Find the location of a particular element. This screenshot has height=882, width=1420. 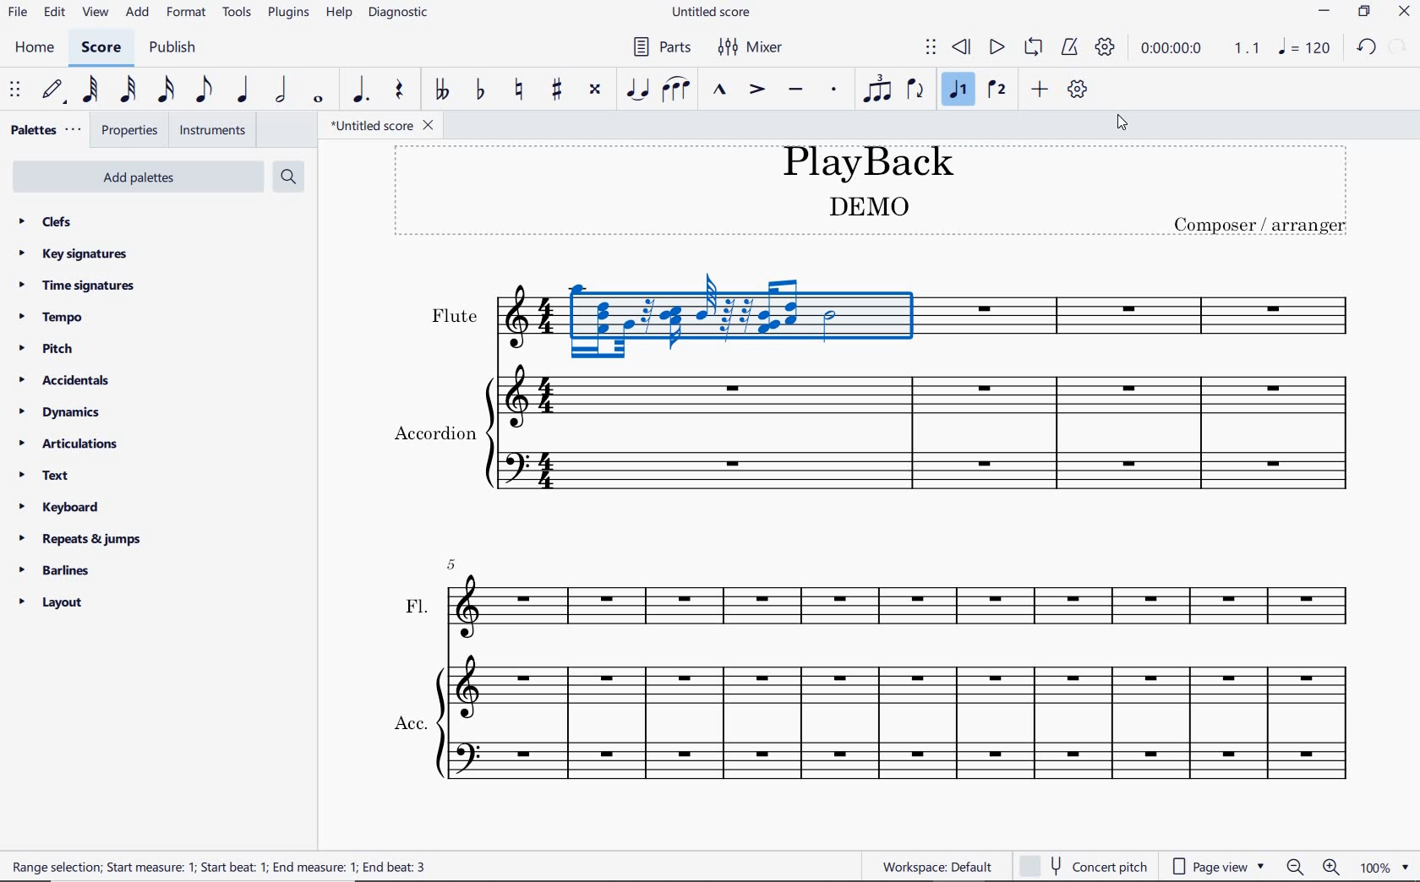

marcato is located at coordinates (719, 90).